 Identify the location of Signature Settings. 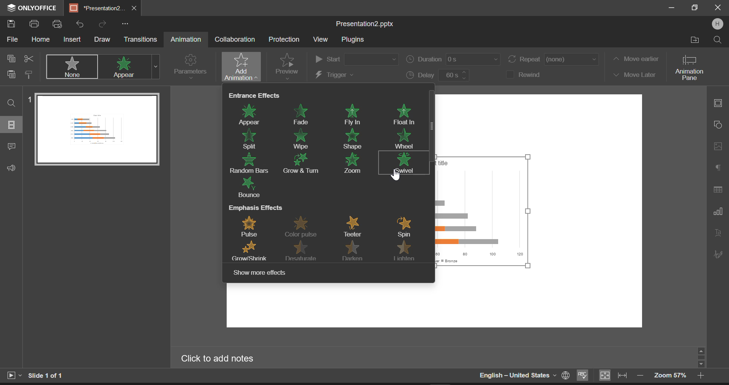
(717, 254).